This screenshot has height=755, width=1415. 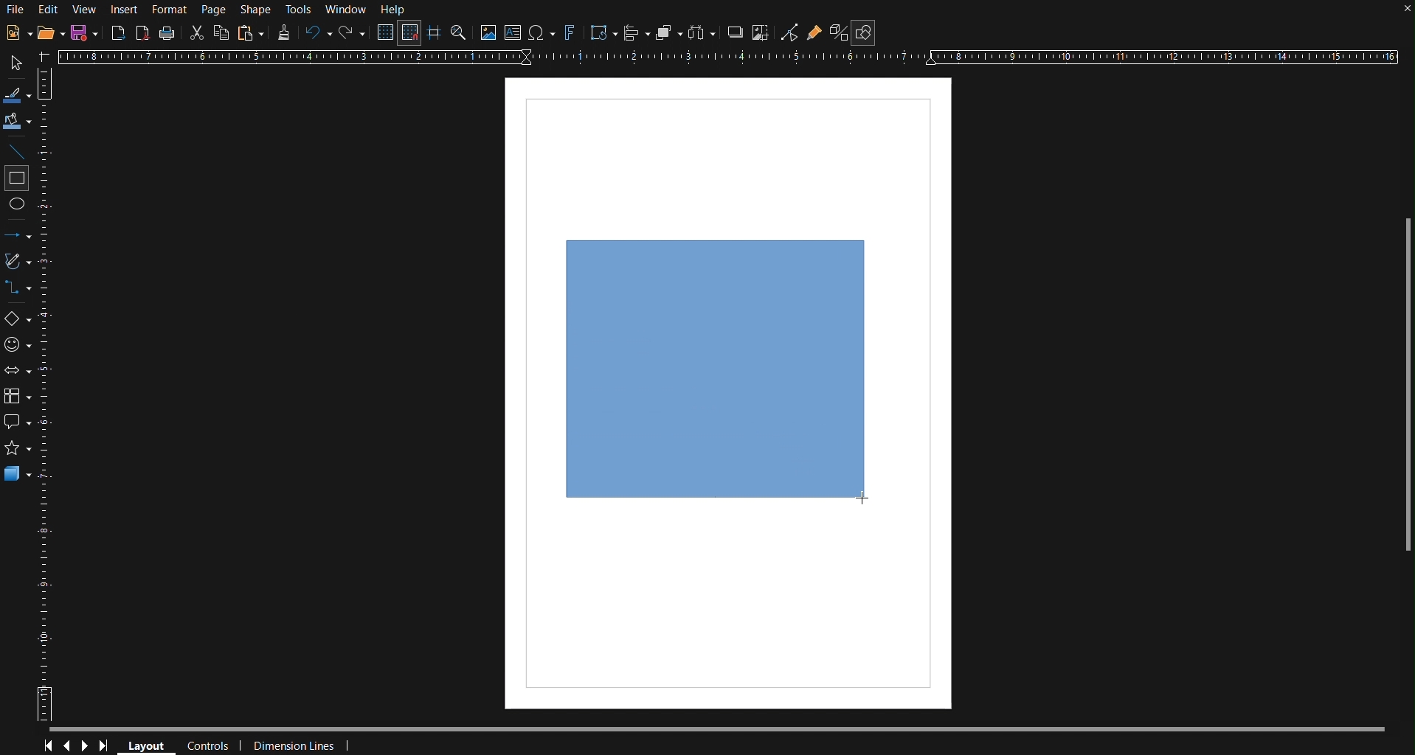 What do you see at coordinates (395, 10) in the screenshot?
I see `Help` at bounding box center [395, 10].